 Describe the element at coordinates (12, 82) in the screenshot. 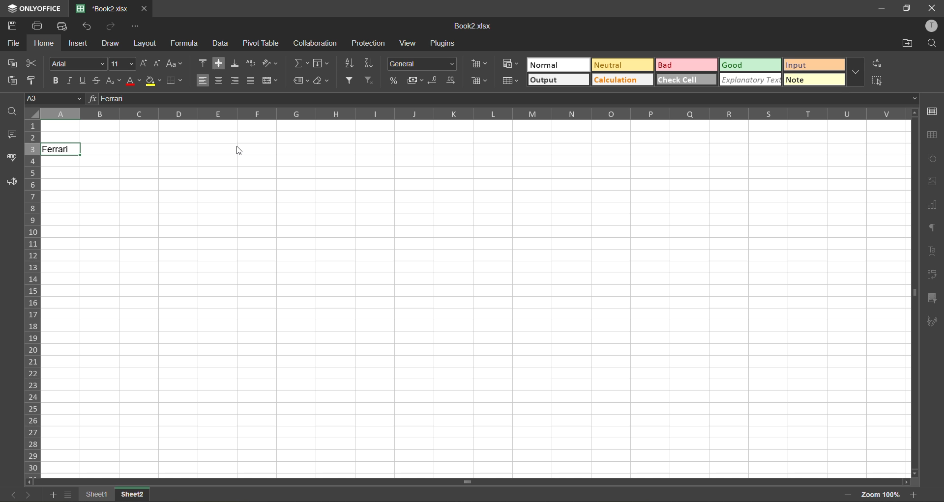

I see `paste` at that location.